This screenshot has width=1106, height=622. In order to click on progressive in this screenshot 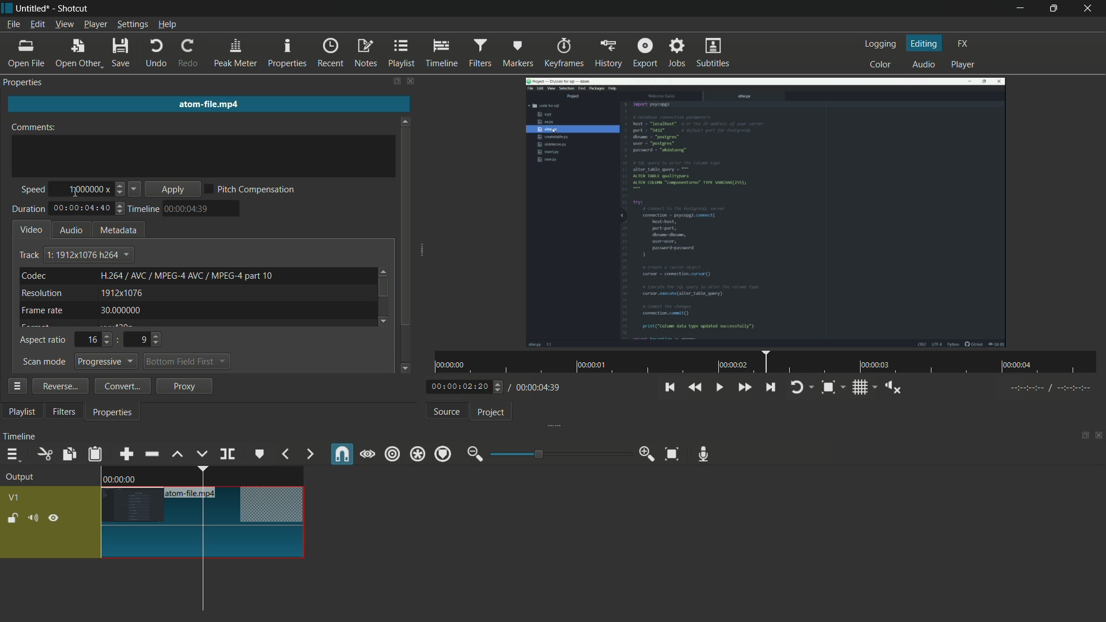, I will do `click(107, 361)`.